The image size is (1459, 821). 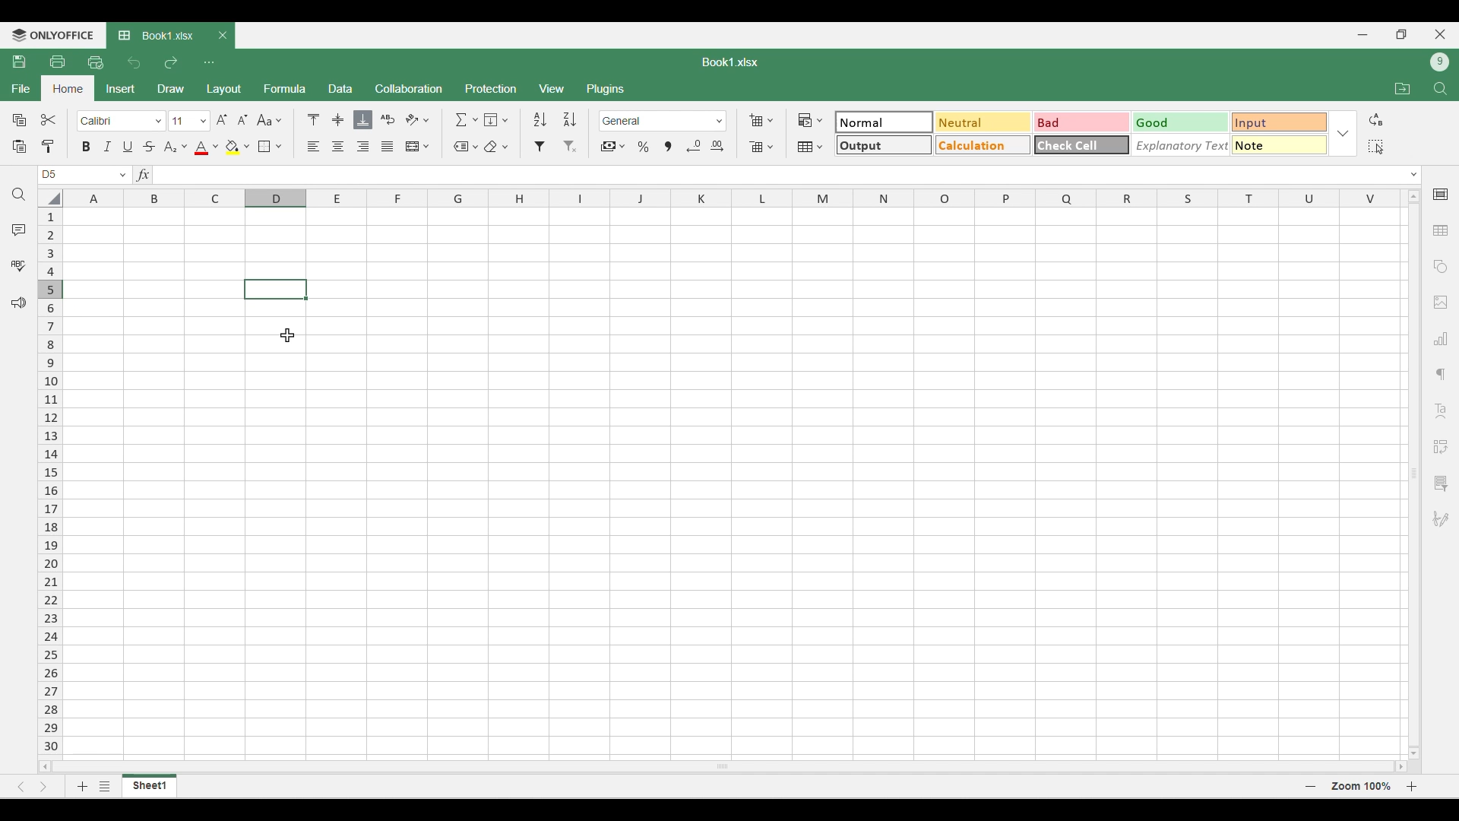 What do you see at coordinates (1441, 375) in the screenshot?
I see `Paragraph settings` at bounding box center [1441, 375].